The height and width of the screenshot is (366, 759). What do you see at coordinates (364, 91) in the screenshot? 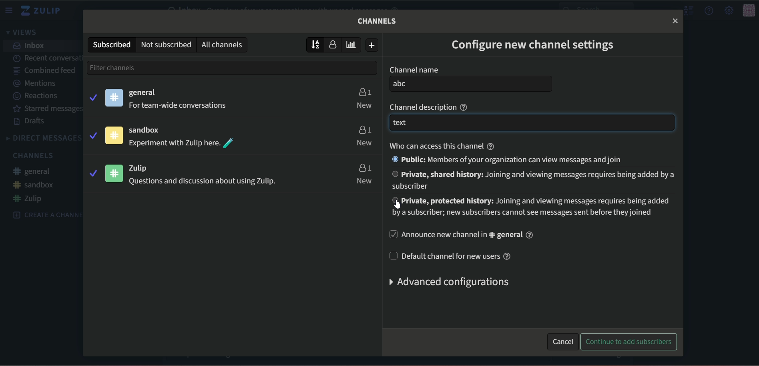
I see `users` at bounding box center [364, 91].